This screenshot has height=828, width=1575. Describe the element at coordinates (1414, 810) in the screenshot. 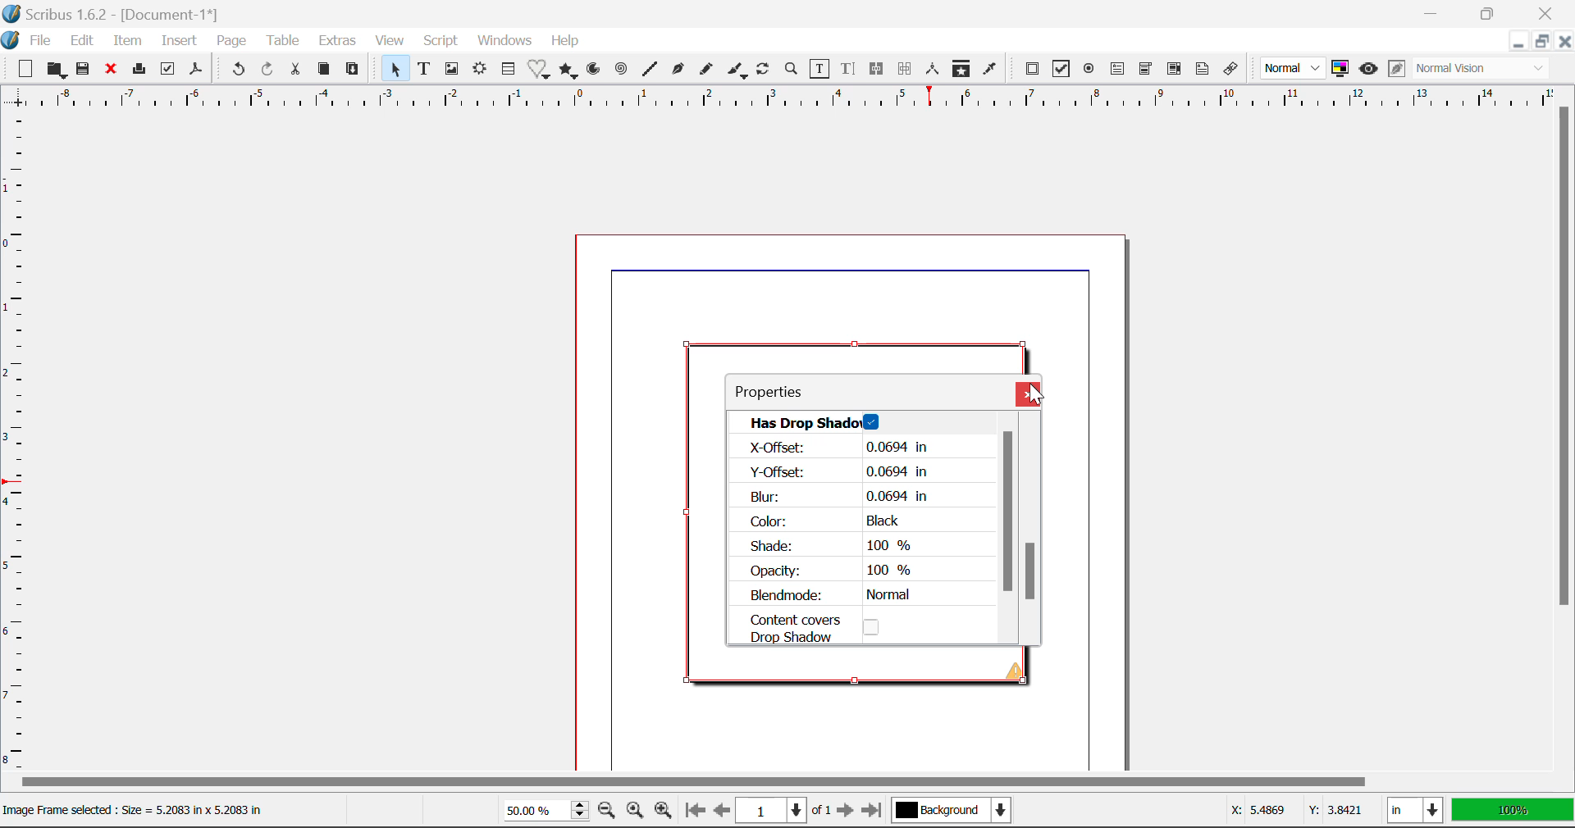

I see `in` at that location.